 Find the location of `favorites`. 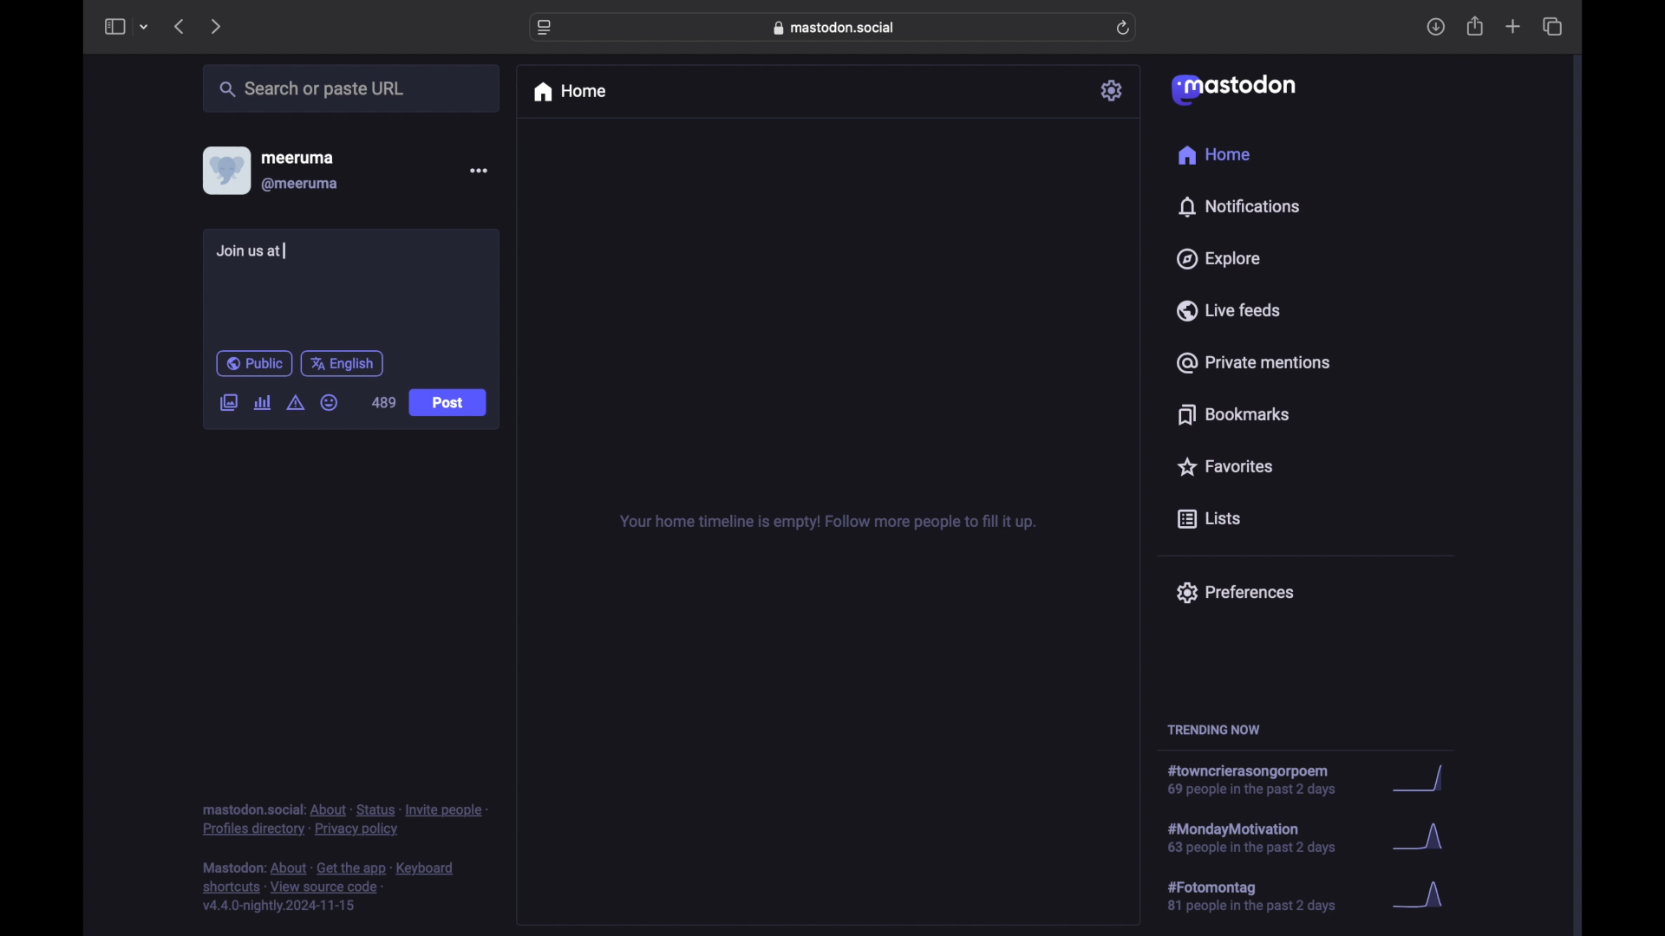

favorites is located at coordinates (1224, 466).